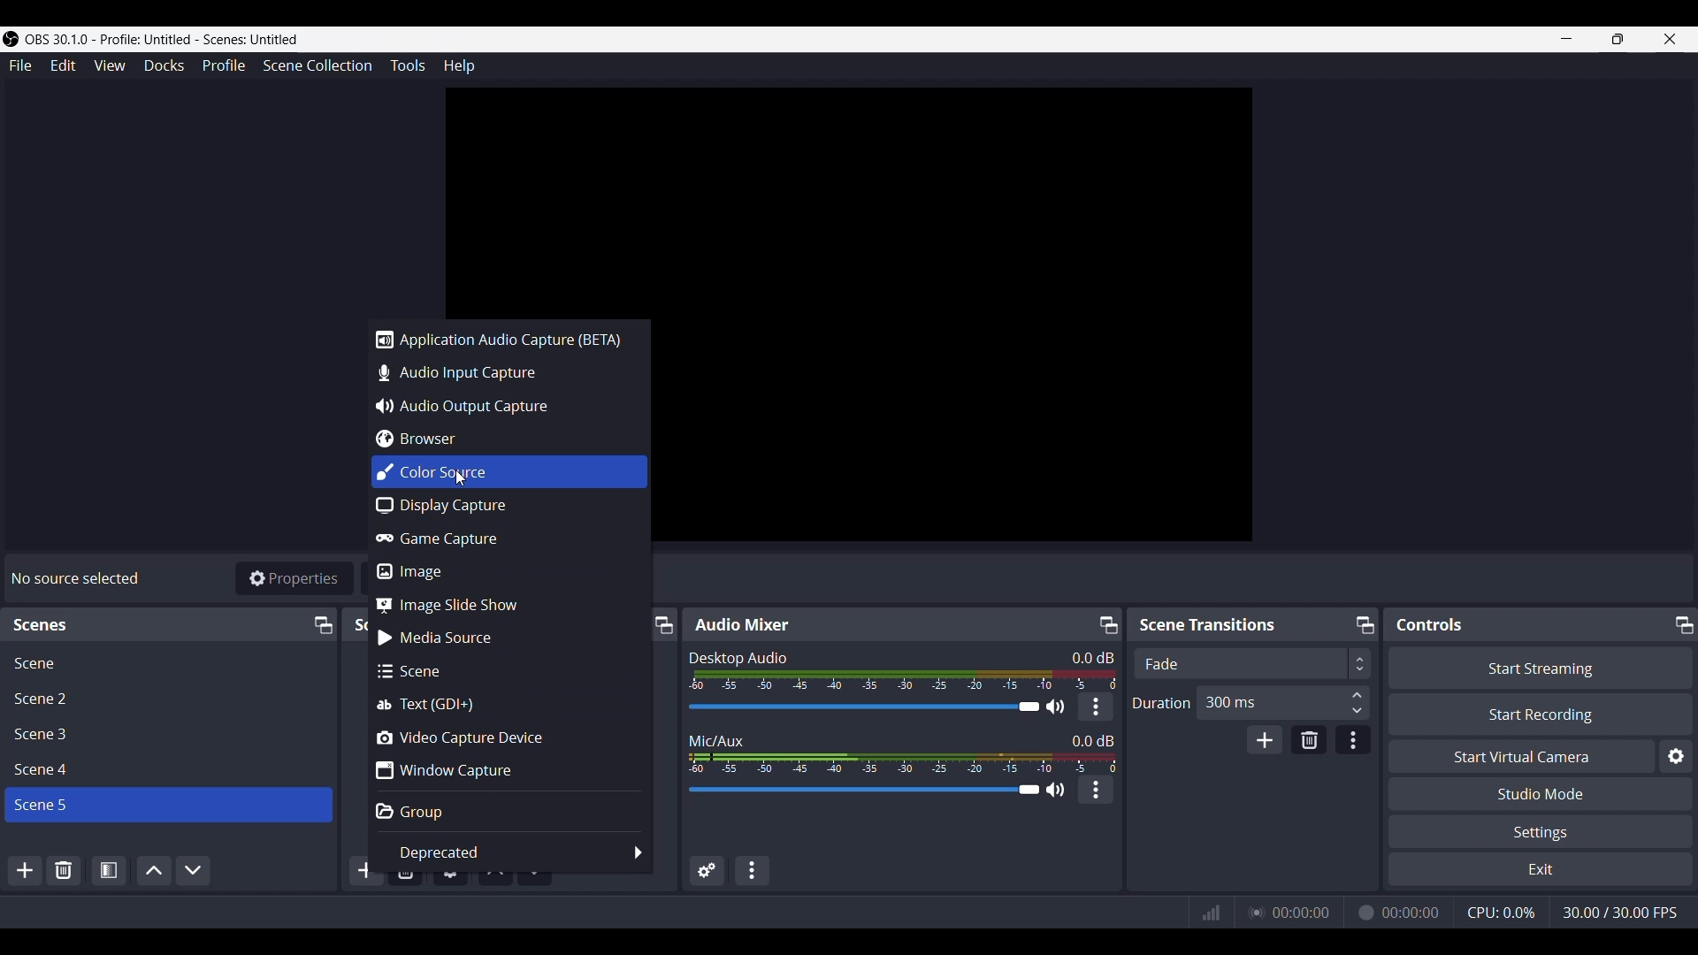 This screenshot has width=1698, height=955. I want to click on Recording, so click(1364, 912).